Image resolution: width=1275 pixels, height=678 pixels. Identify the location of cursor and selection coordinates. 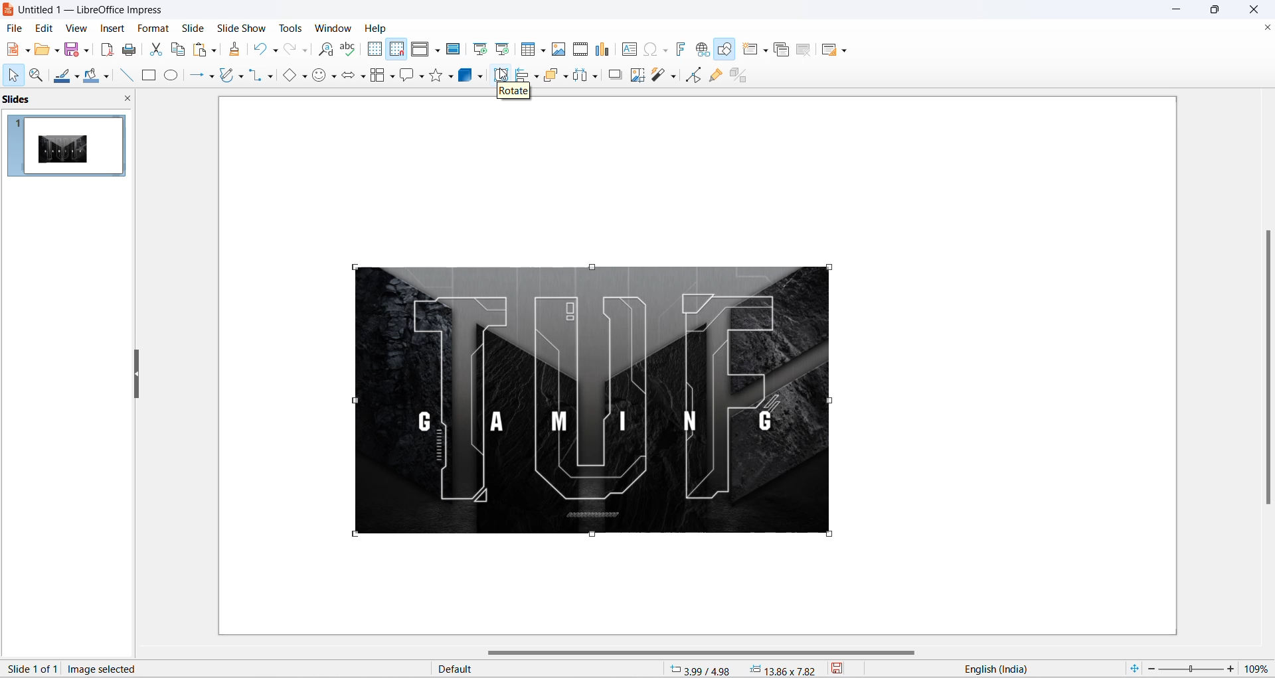
(746, 669).